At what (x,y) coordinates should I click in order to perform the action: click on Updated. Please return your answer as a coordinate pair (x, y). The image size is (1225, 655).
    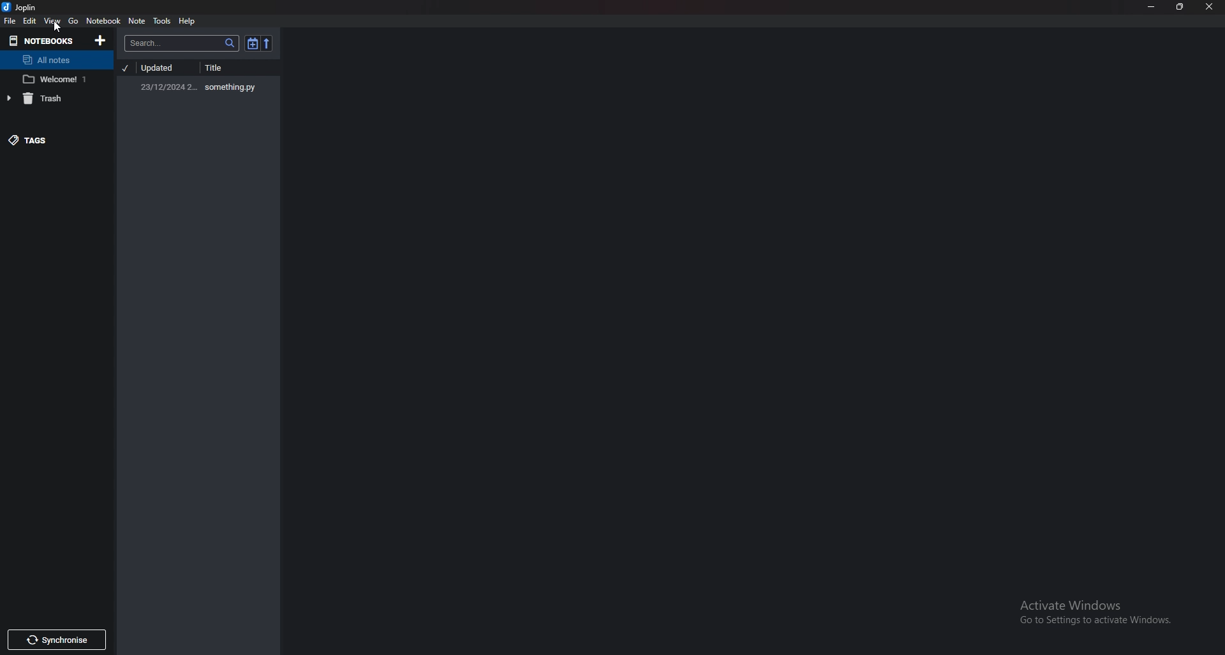
    Looking at the image, I should click on (162, 69).